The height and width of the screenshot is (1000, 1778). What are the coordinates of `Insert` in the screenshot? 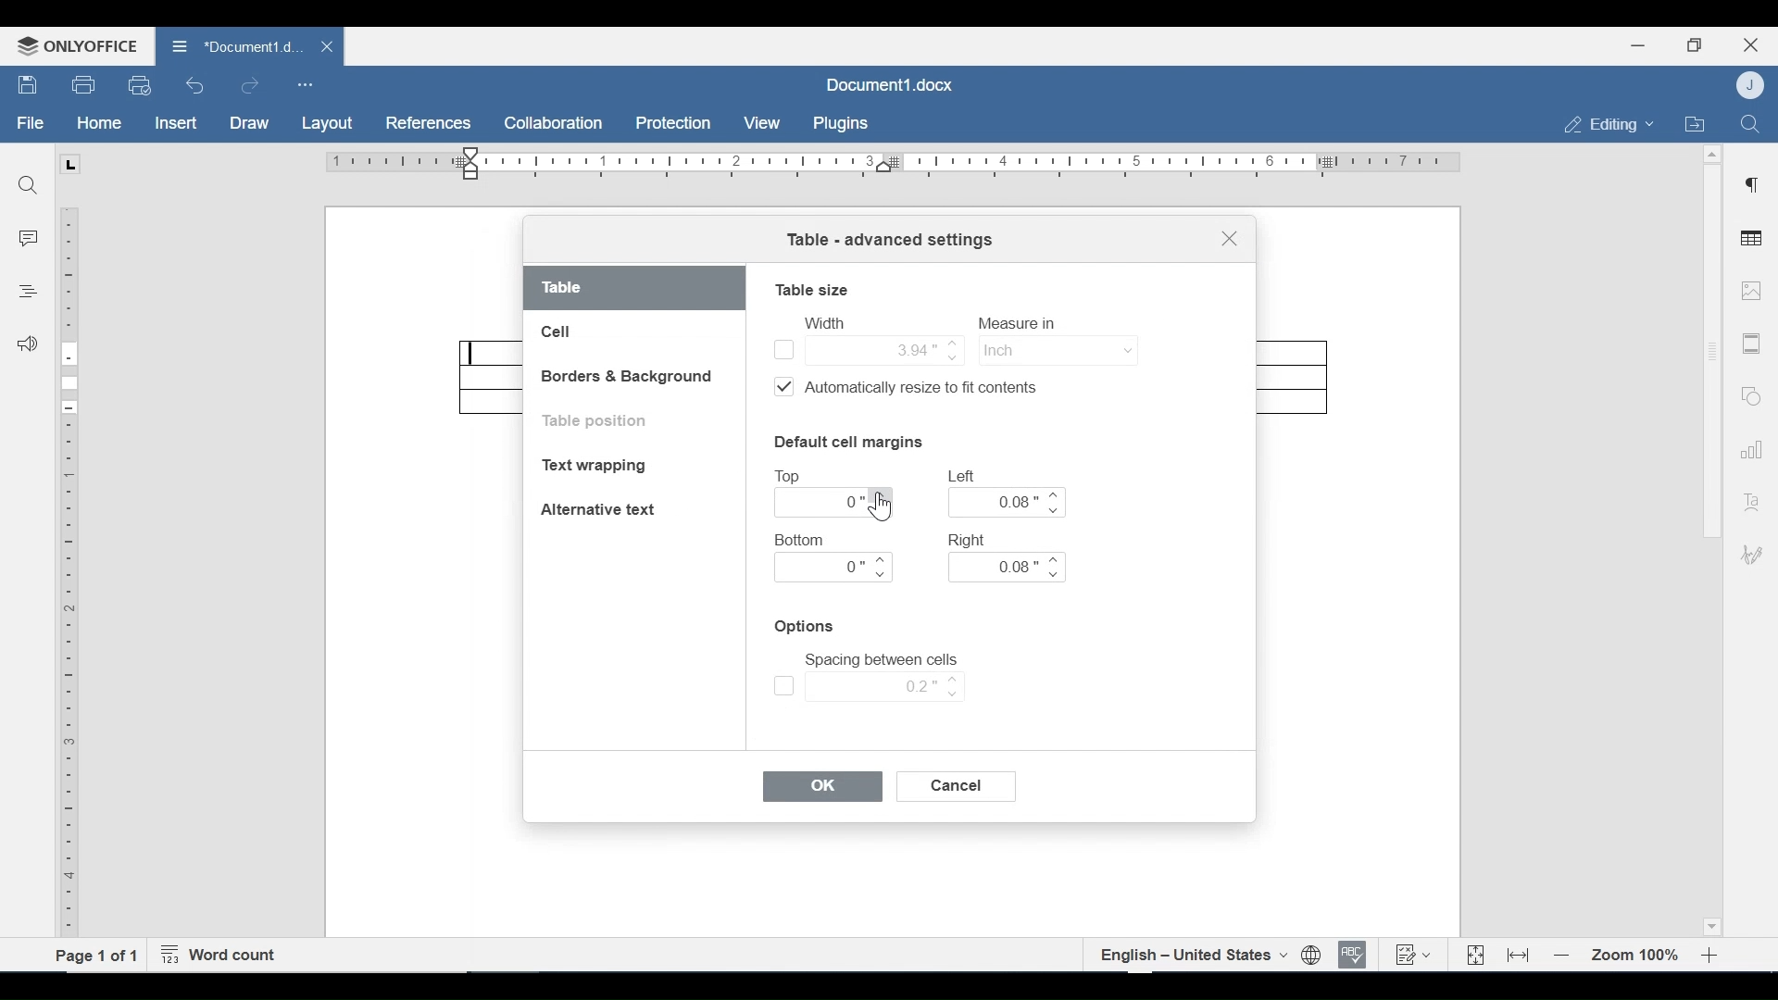 It's located at (174, 123).